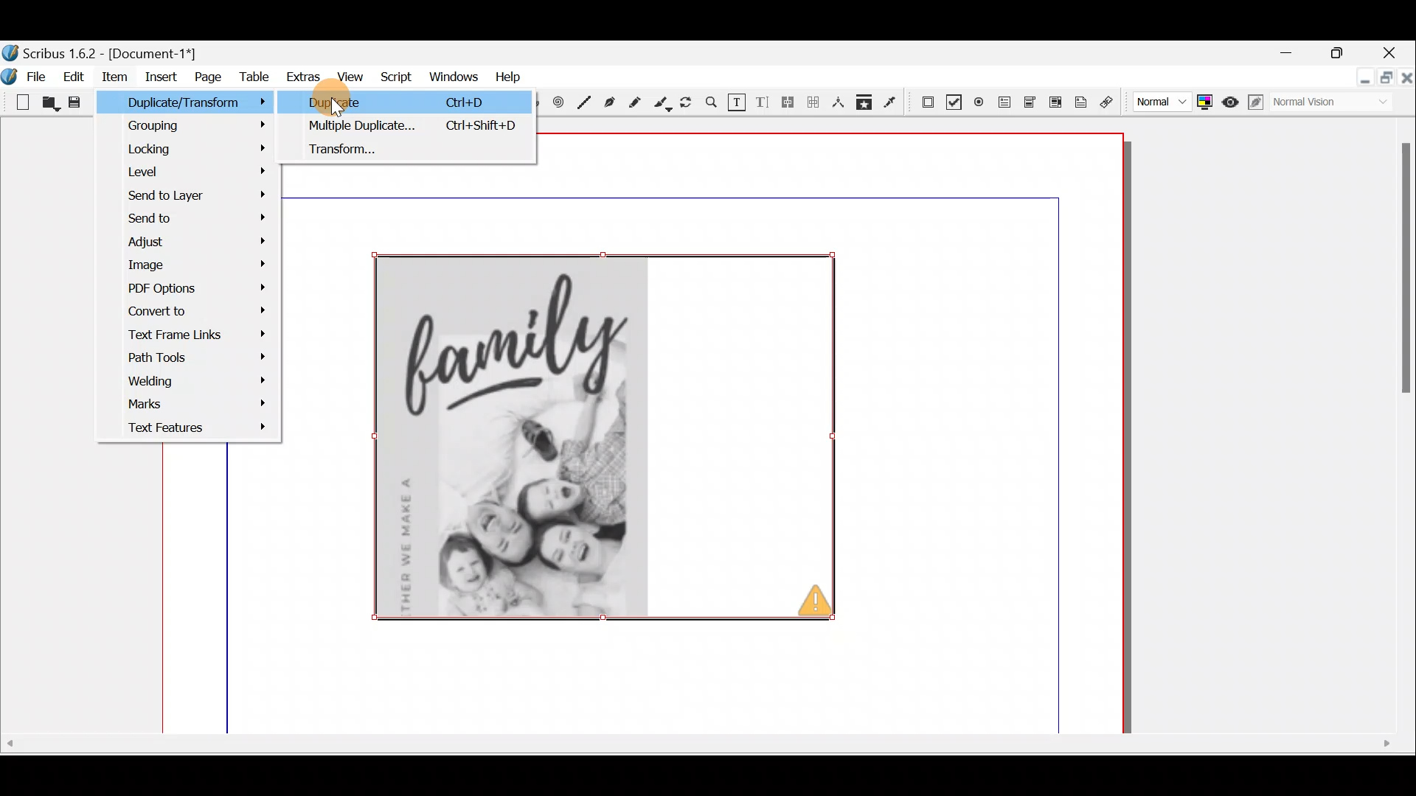 The height and width of the screenshot is (796, 1416). Describe the element at coordinates (585, 101) in the screenshot. I see `Line` at that location.